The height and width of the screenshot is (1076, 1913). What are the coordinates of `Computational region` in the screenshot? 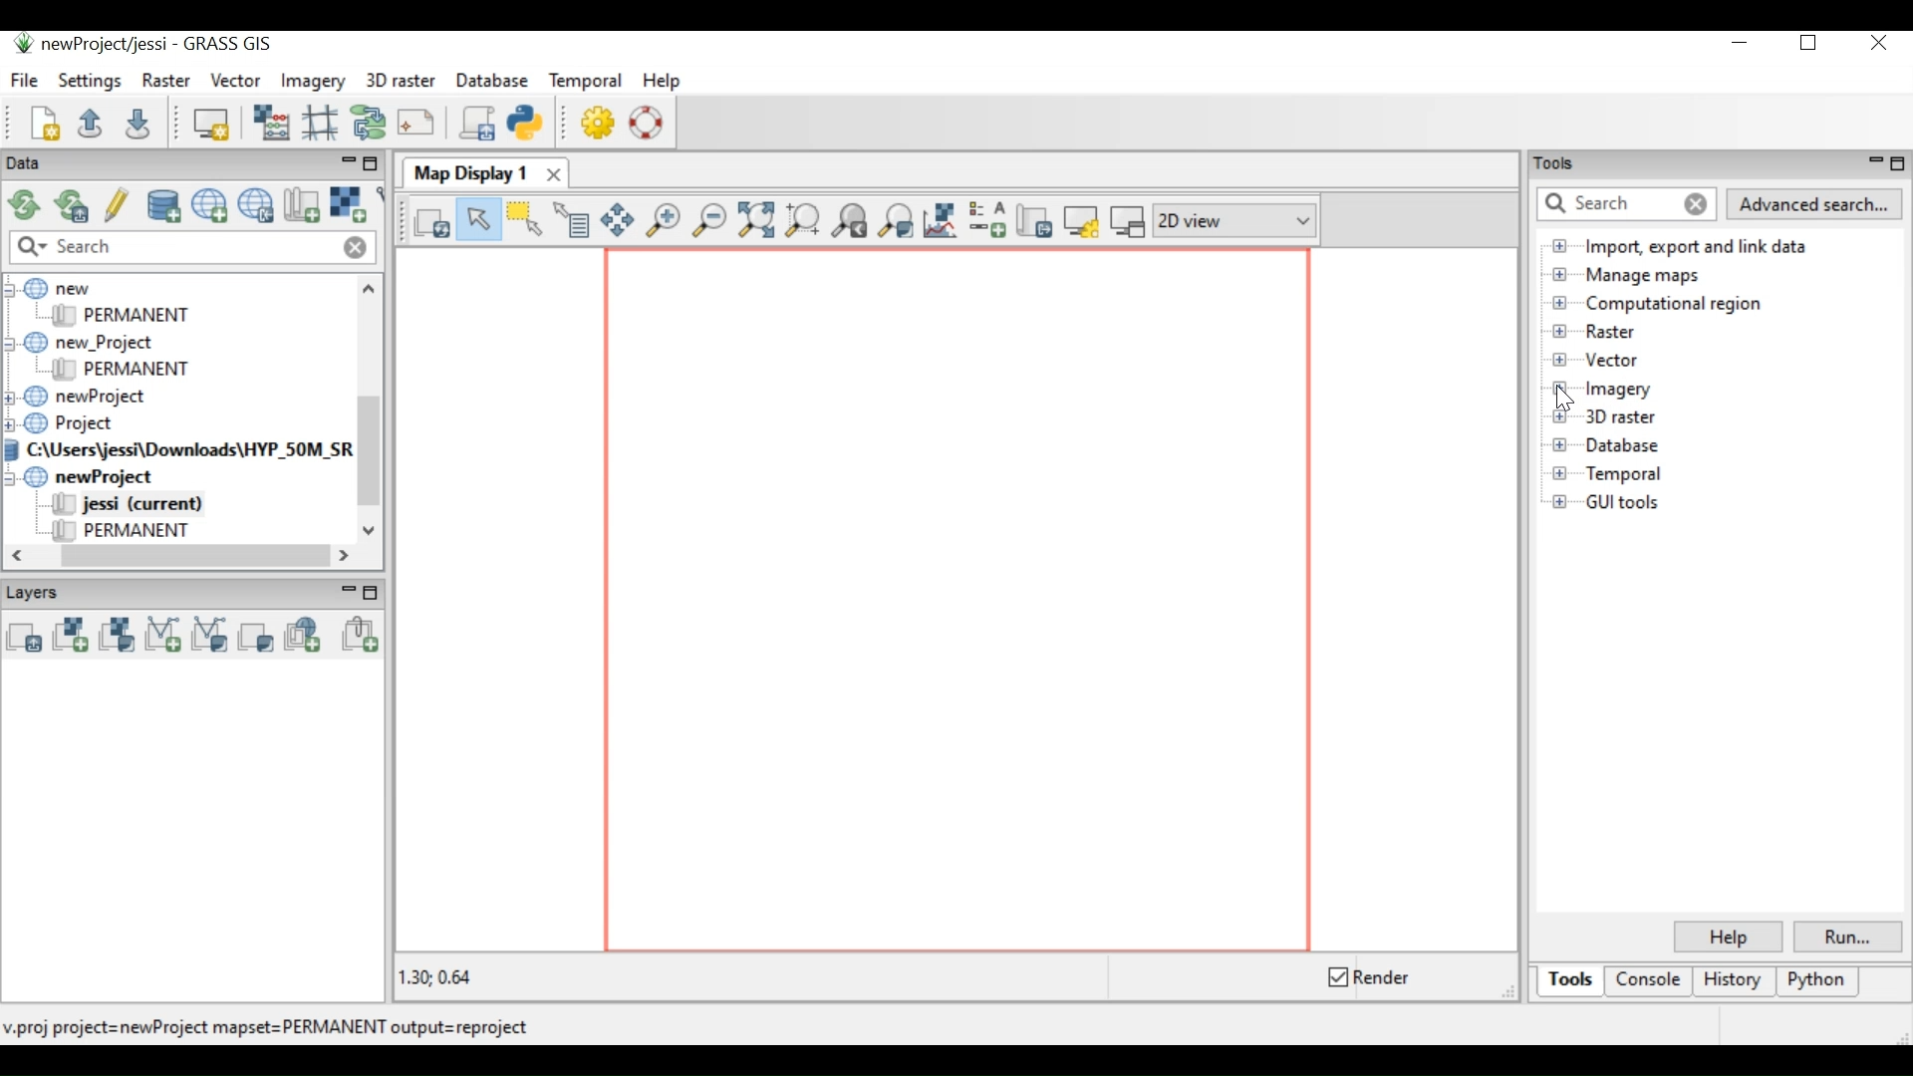 It's located at (1652, 306).